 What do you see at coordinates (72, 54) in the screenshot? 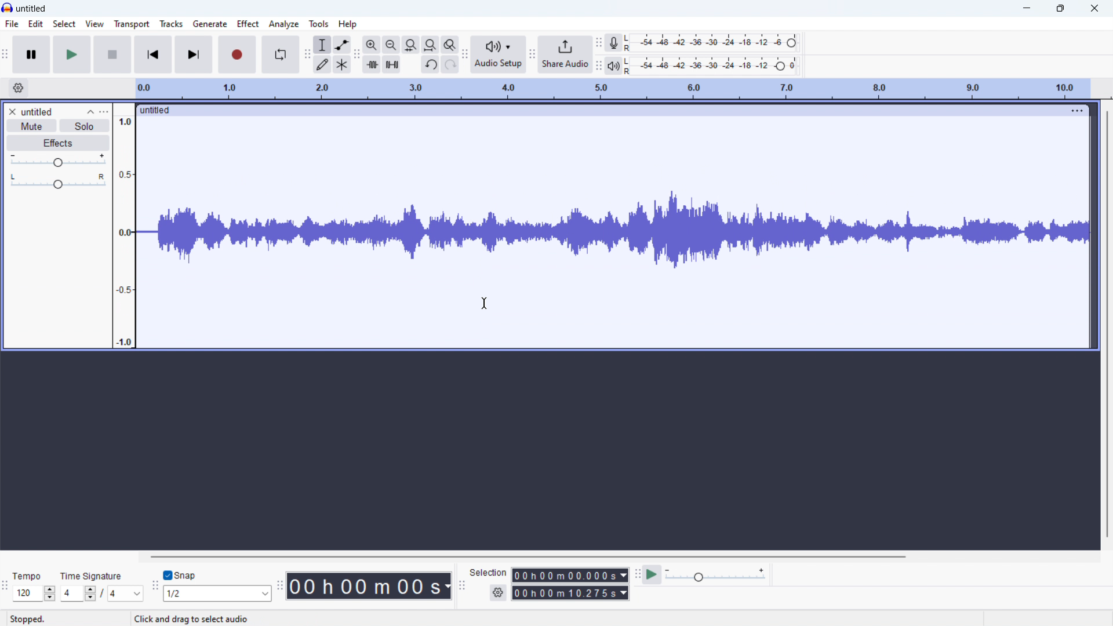
I see `play` at bounding box center [72, 54].